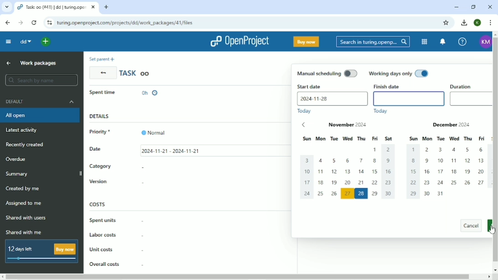 The width and height of the screenshot is (498, 280). Describe the element at coordinates (24, 188) in the screenshot. I see `Created by me` at that location.